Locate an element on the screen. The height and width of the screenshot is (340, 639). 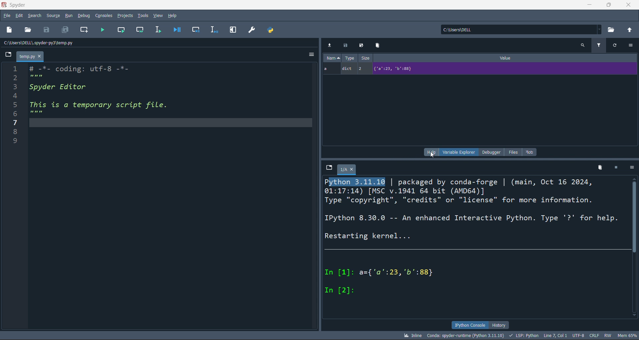
spyder is located at coordinates (24, 5).